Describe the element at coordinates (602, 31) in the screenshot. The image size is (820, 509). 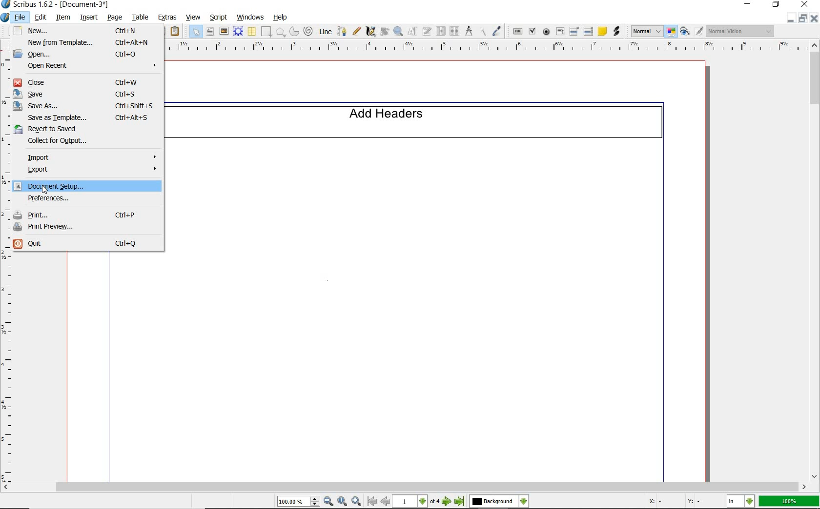
I see `text annotation` at that location.